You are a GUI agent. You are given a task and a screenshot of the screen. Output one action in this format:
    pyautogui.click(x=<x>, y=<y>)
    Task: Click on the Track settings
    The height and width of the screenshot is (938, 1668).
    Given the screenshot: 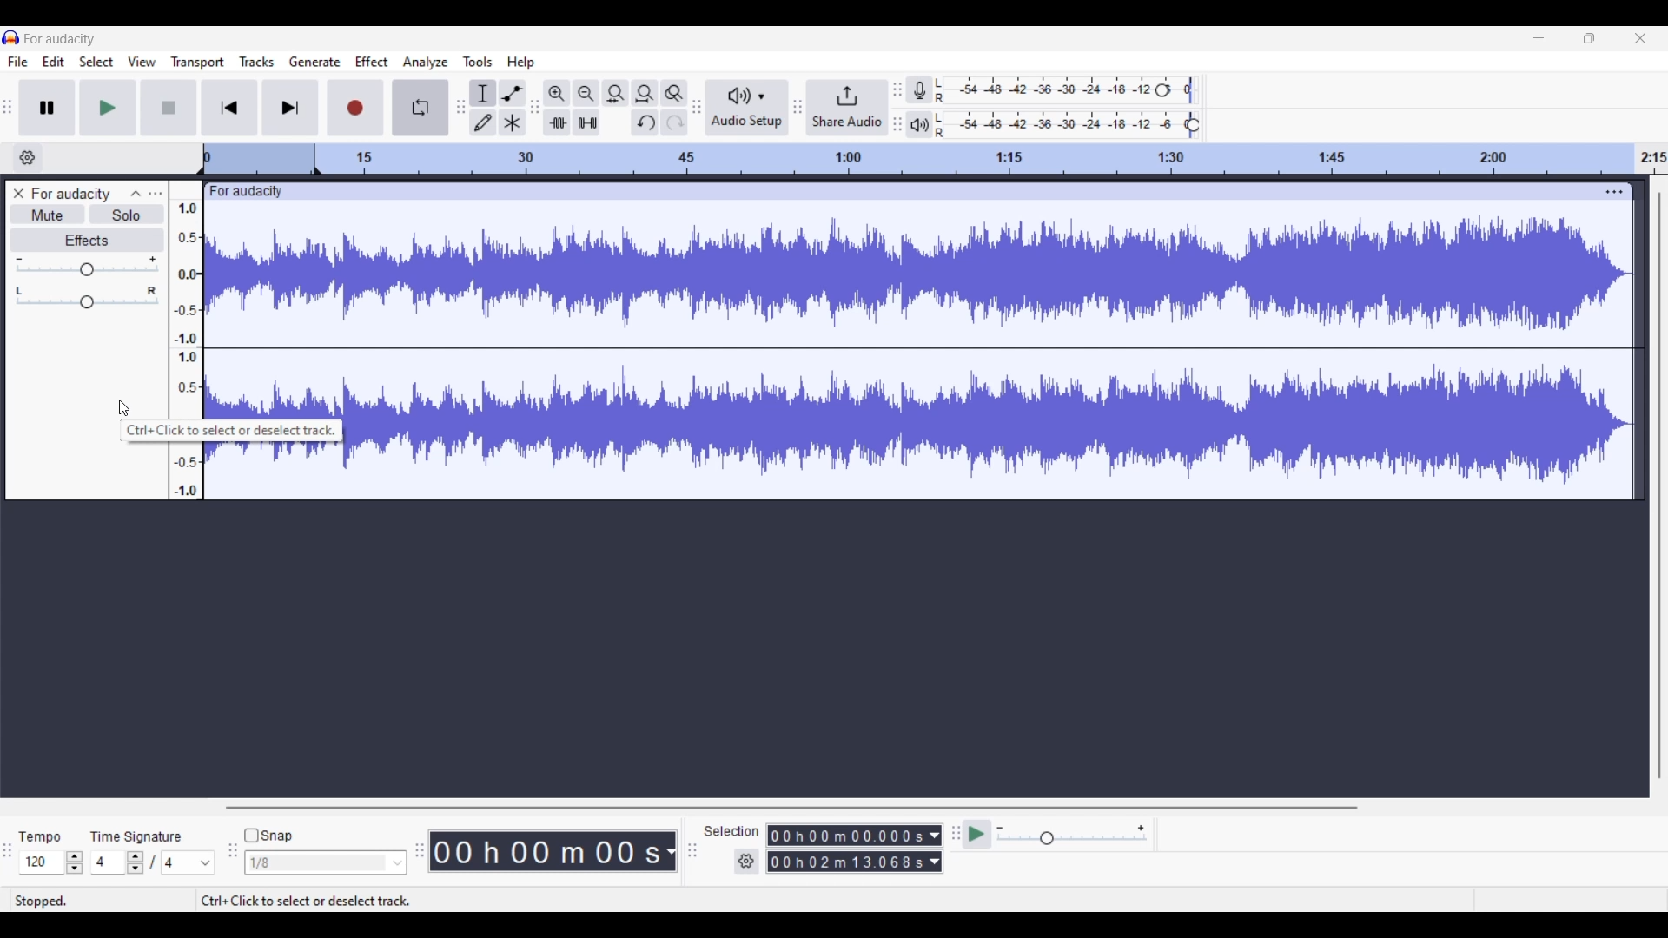 What is the action you would take?
    pyautogui.click(x=1614, y=192)
    